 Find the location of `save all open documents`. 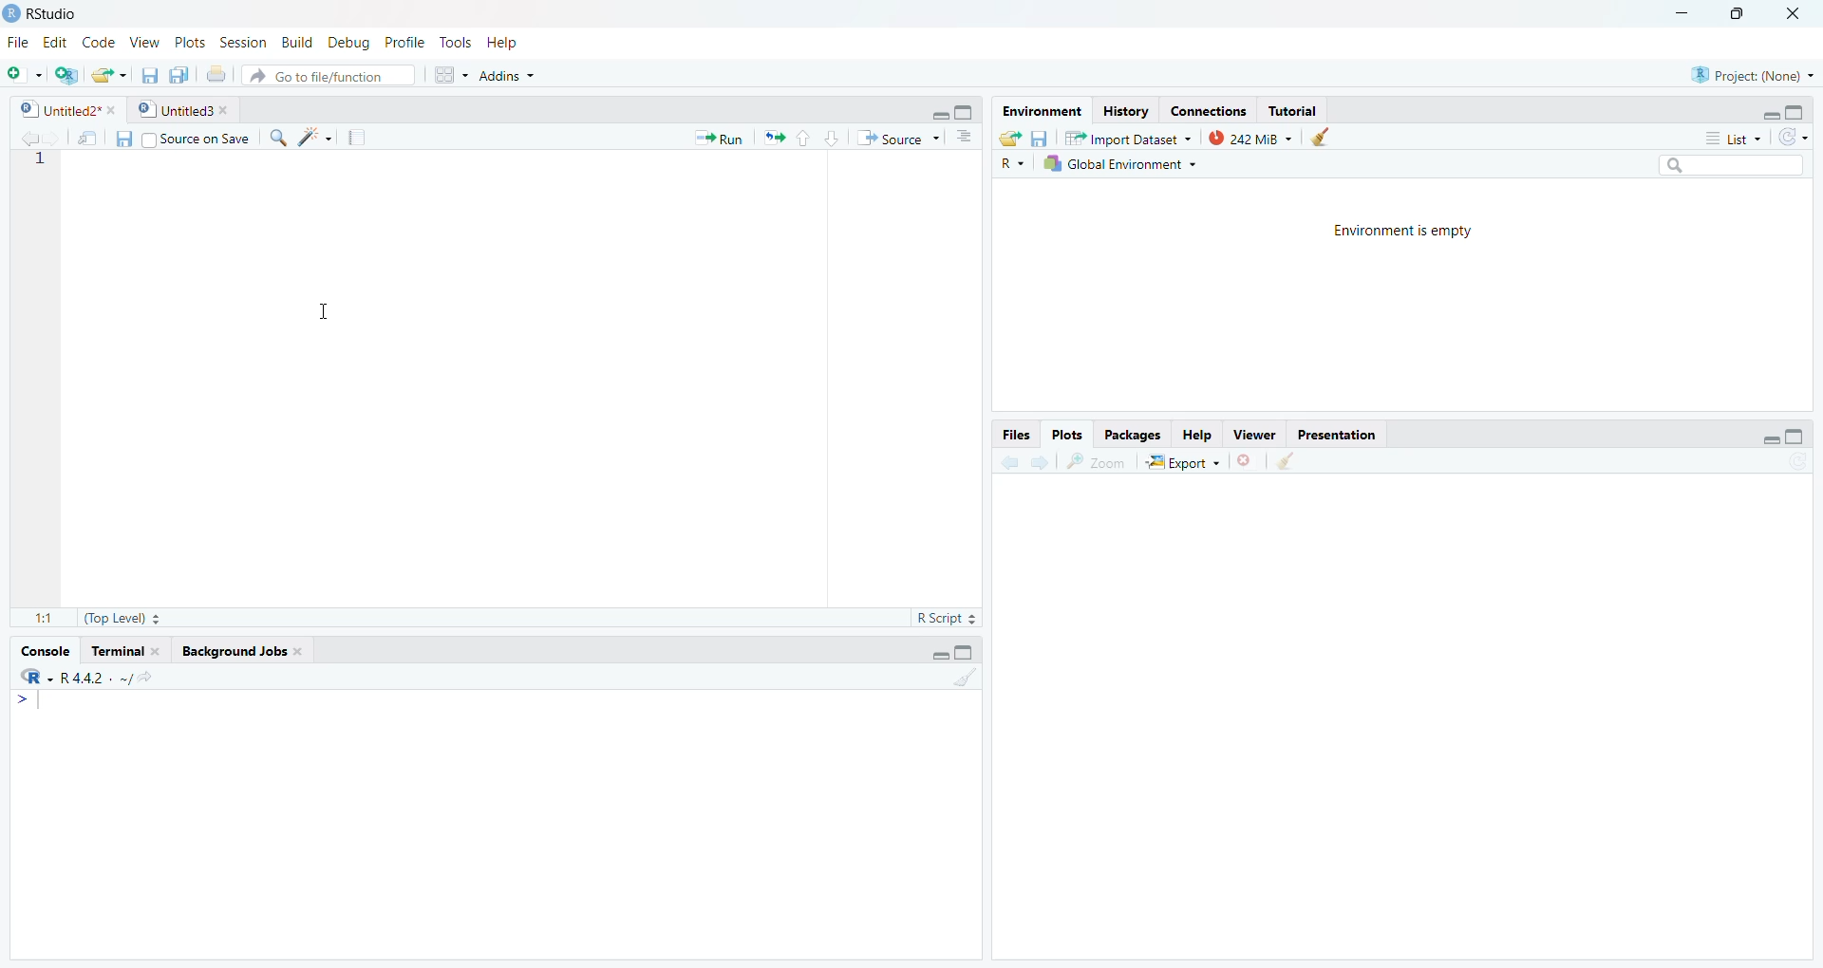

save all open documents is located at coordinates (179, 74).